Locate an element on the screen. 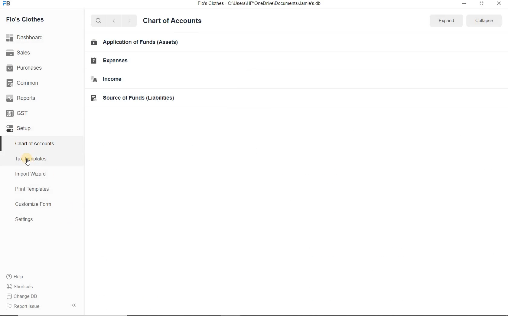 The height and width of the screenshot is (316, 508). GST is located at coordinates (42, 112).